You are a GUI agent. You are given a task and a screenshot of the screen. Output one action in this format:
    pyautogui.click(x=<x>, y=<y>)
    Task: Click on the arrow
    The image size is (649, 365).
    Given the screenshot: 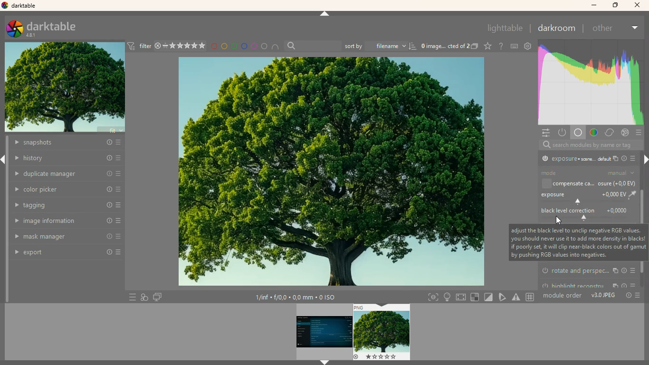 What is the action you would take?
    pyautogui.click(x=4, y=161)
    